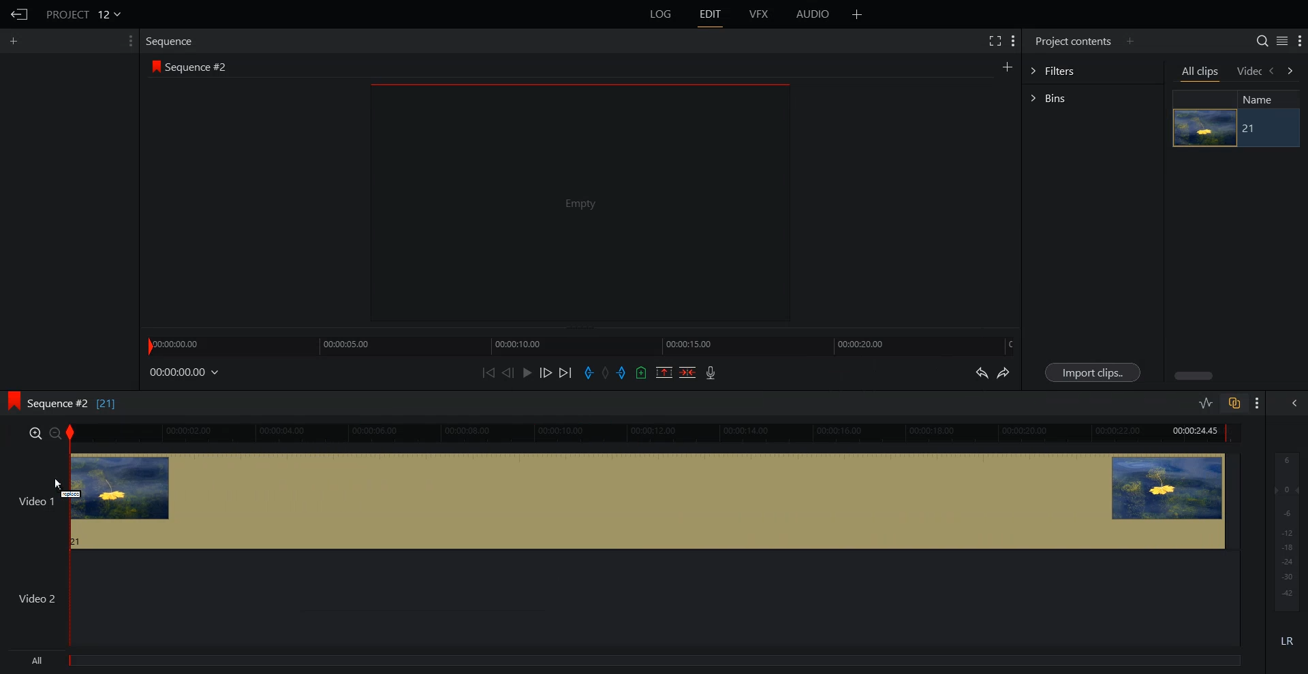  Describe the element at coordinates (185, 372) in the screenshot. I see `File Time` at that location.